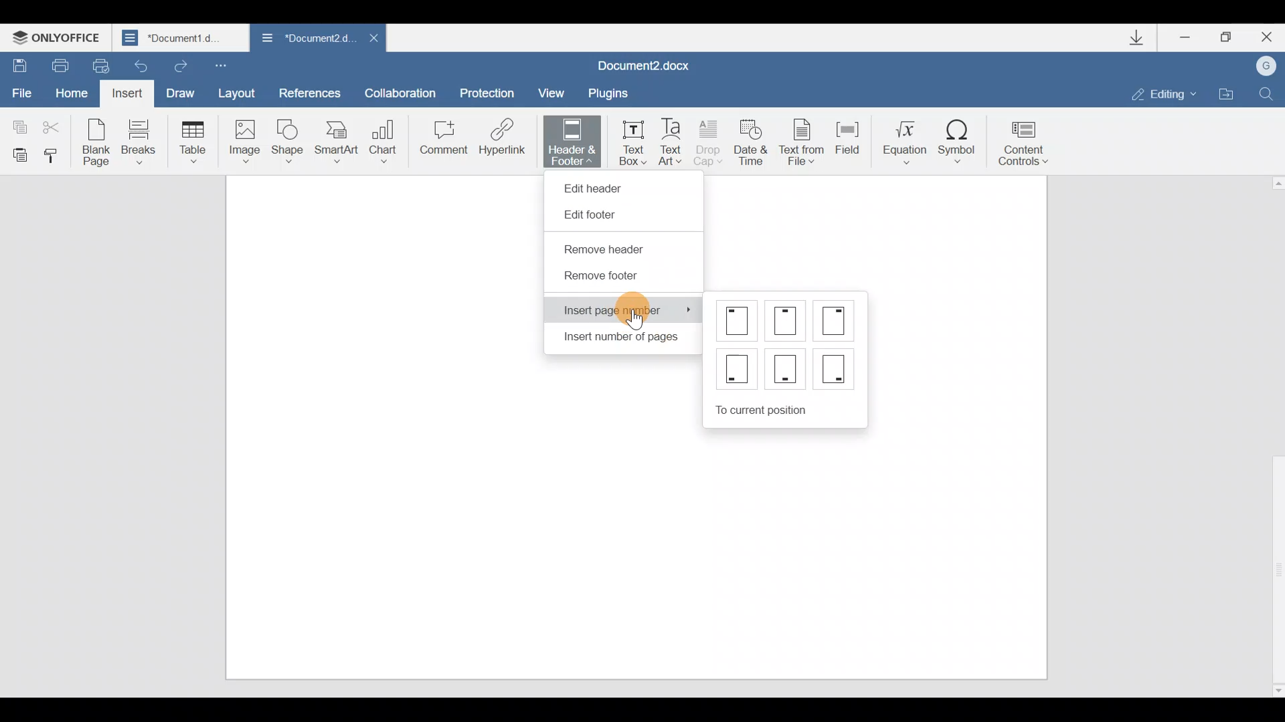  What do you see at coordinates (128, 94) in the screenshot?
I see `Insert` at bounding box center [128, 94].